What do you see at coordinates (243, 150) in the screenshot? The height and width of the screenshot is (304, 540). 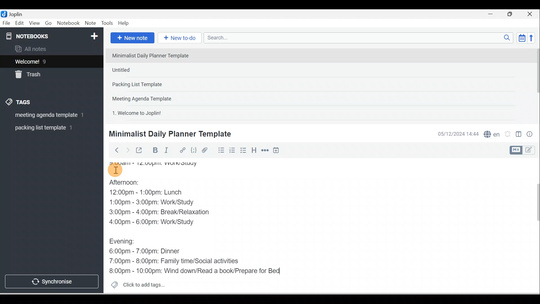 I see `Checkbox` at bounding box center [243, 150].